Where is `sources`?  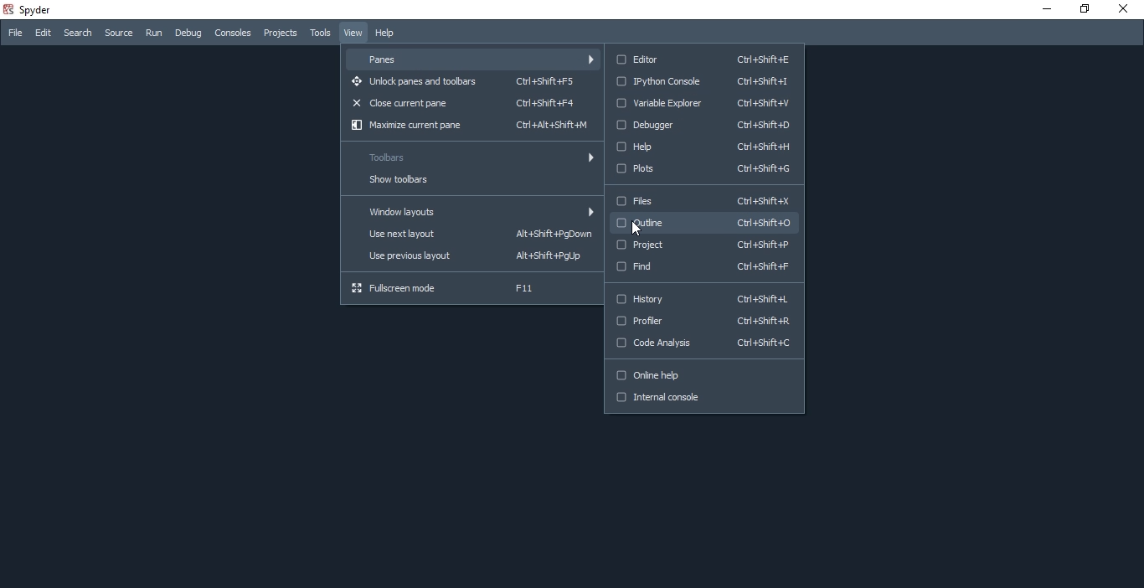 sources is located at coordinates (116, 33).